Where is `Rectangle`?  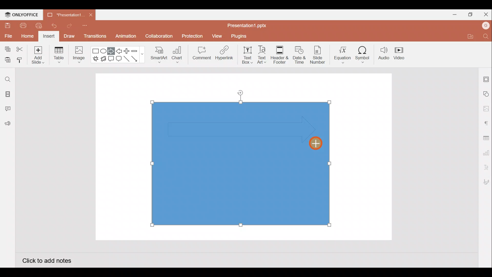
Rectangle is located at coordinates (96, 51).